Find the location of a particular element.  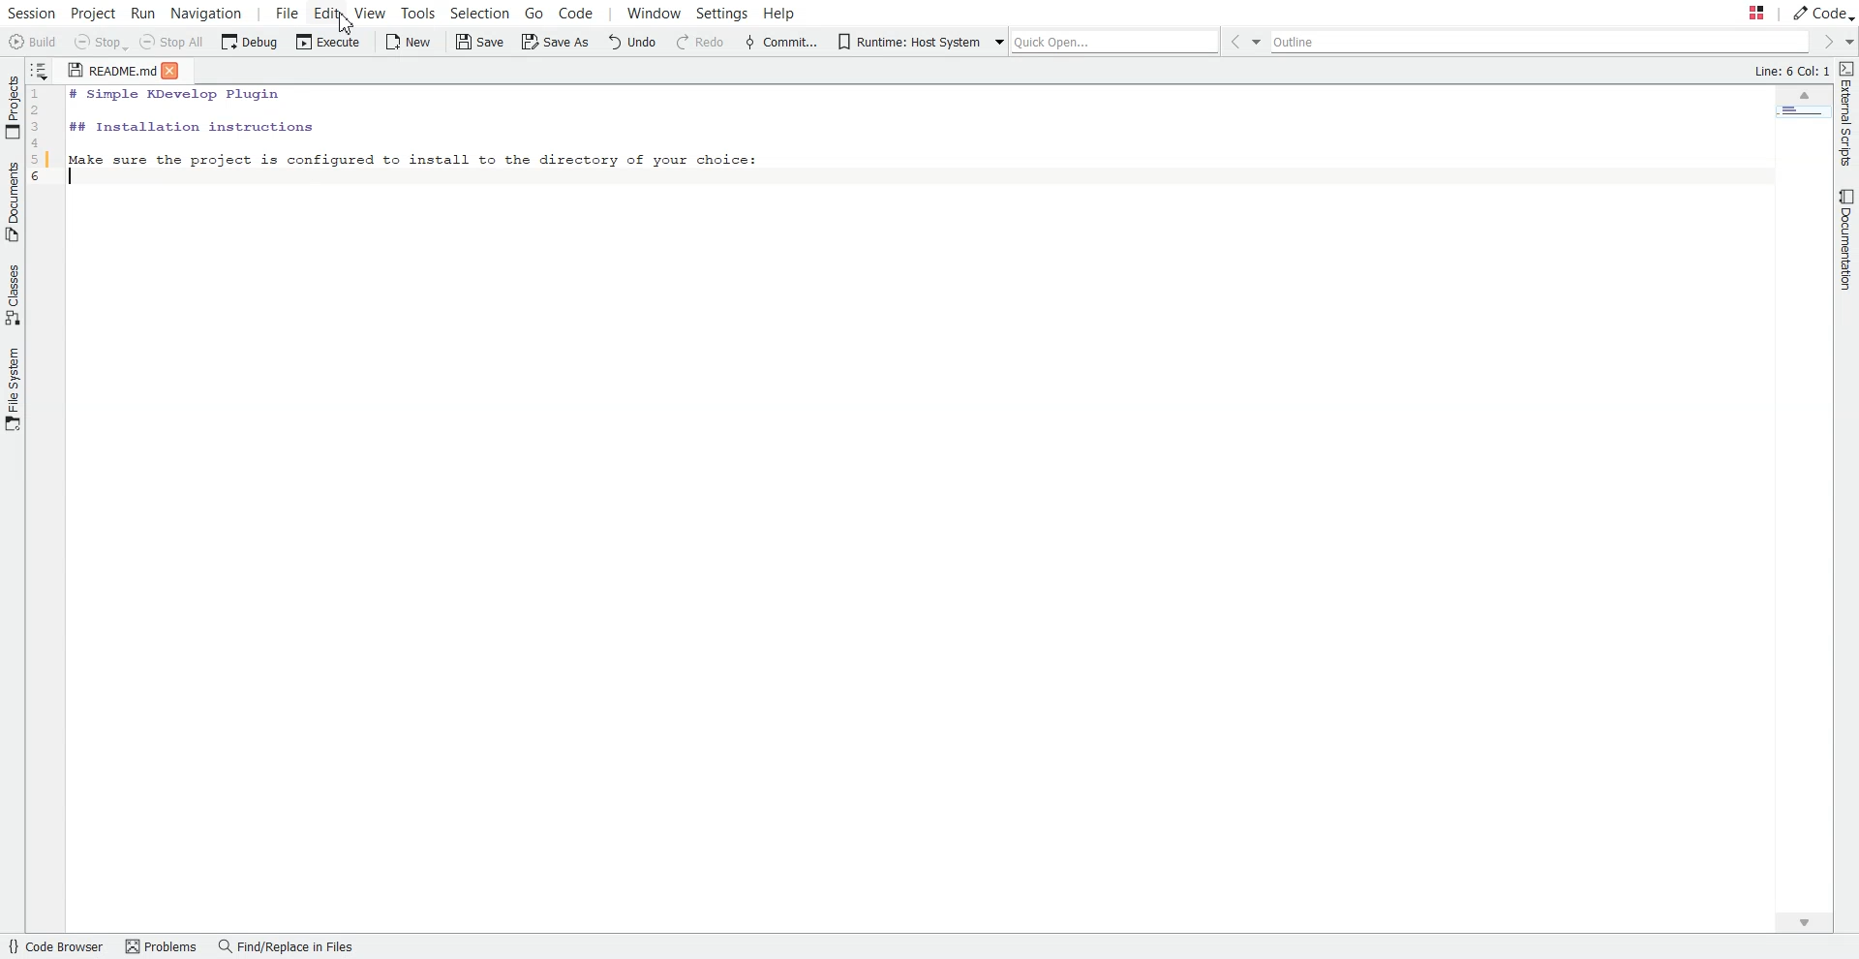

Mouse Pointer is located at coordinates (352, 24).